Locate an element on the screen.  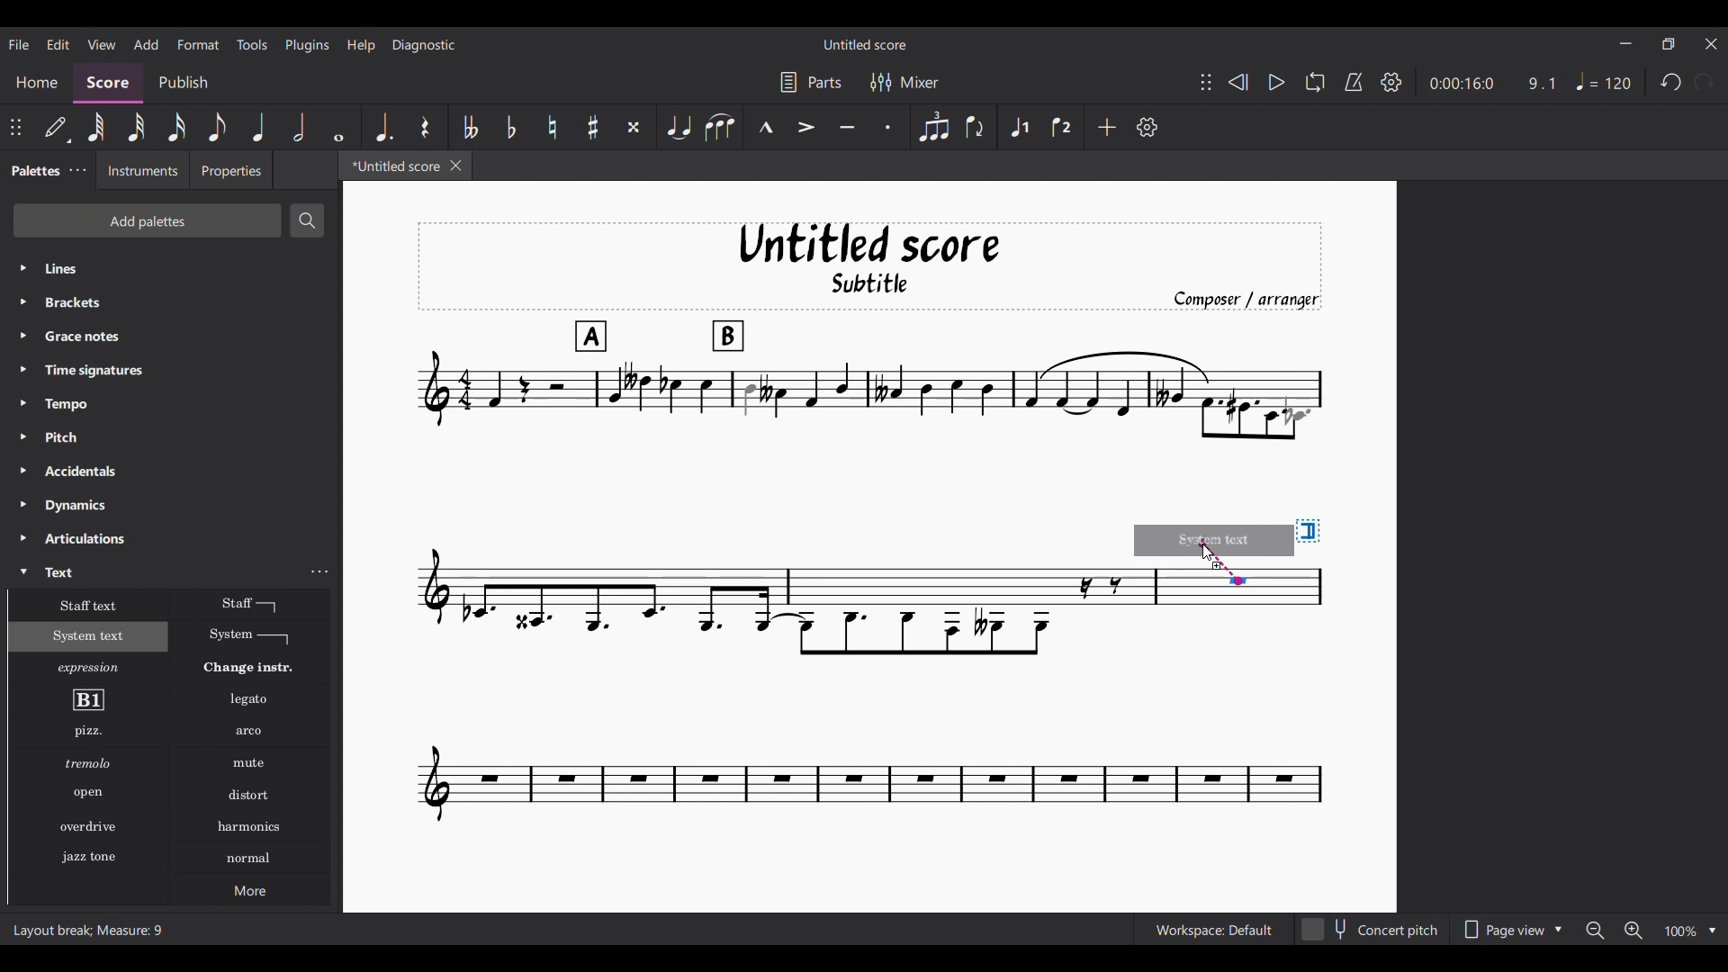
Cursor is located at coordinates (1209, 552).